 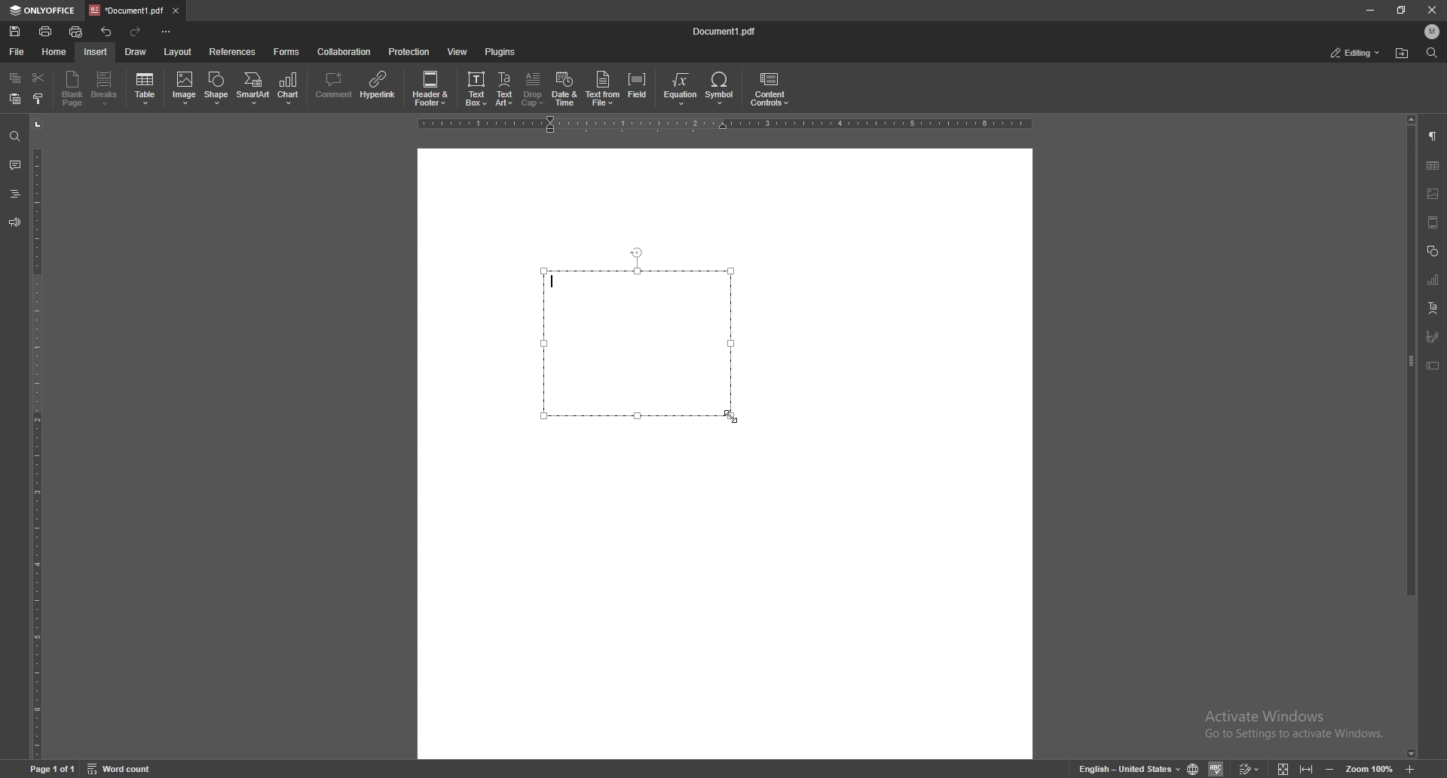 What do you see at coordinates (1433, 366) in the screenshot?
I see `text box` at bounding box center [1433, 366].